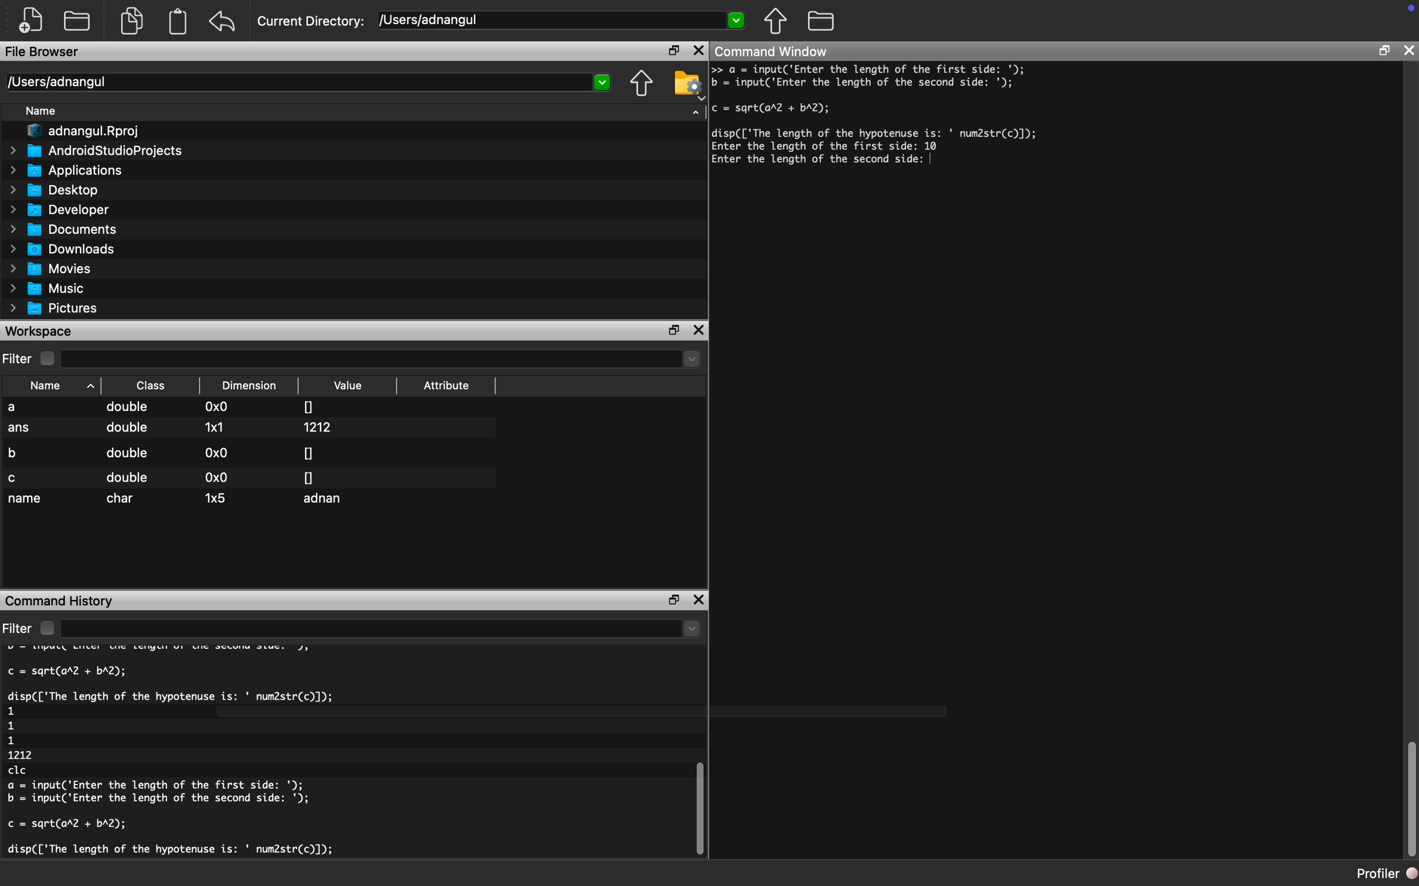 The width and height of the screenshot is (1419, 886). What do you see at coordinates (308, 452) in the screenshot?
I see `0` at bounding box center [308, 452].